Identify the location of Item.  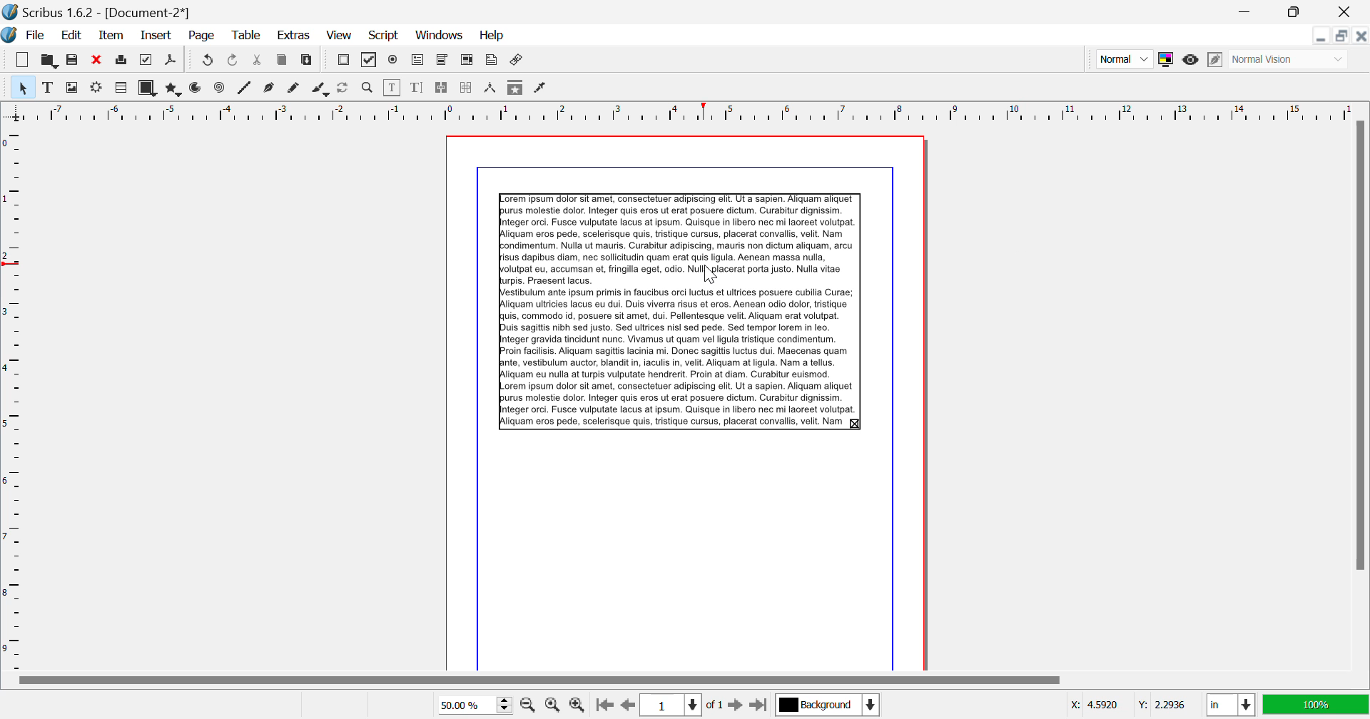
(112, 36).